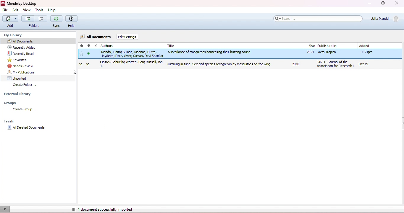 The height and width of the screenshot is (213, 404). Describe the element at coordinates (24, 86) in the screenshot. I see `create folder` at that location.